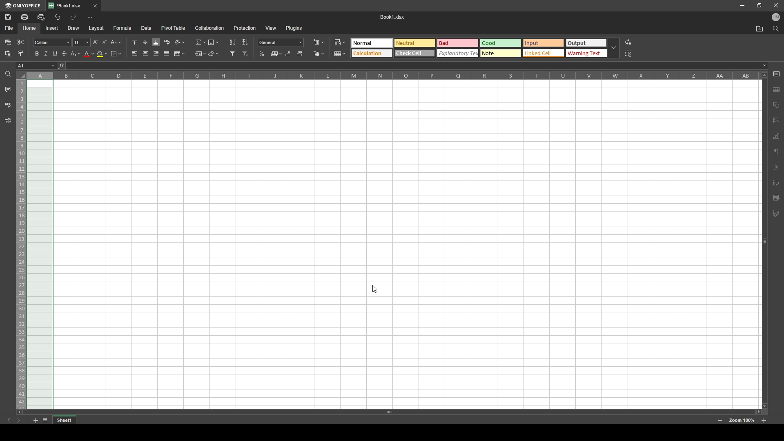 The height and width of the screenshot is (441, 784). What do you see at coordinates (40, 17) in the screenshot?
I see `quick print` at bounding box center [40, 17].